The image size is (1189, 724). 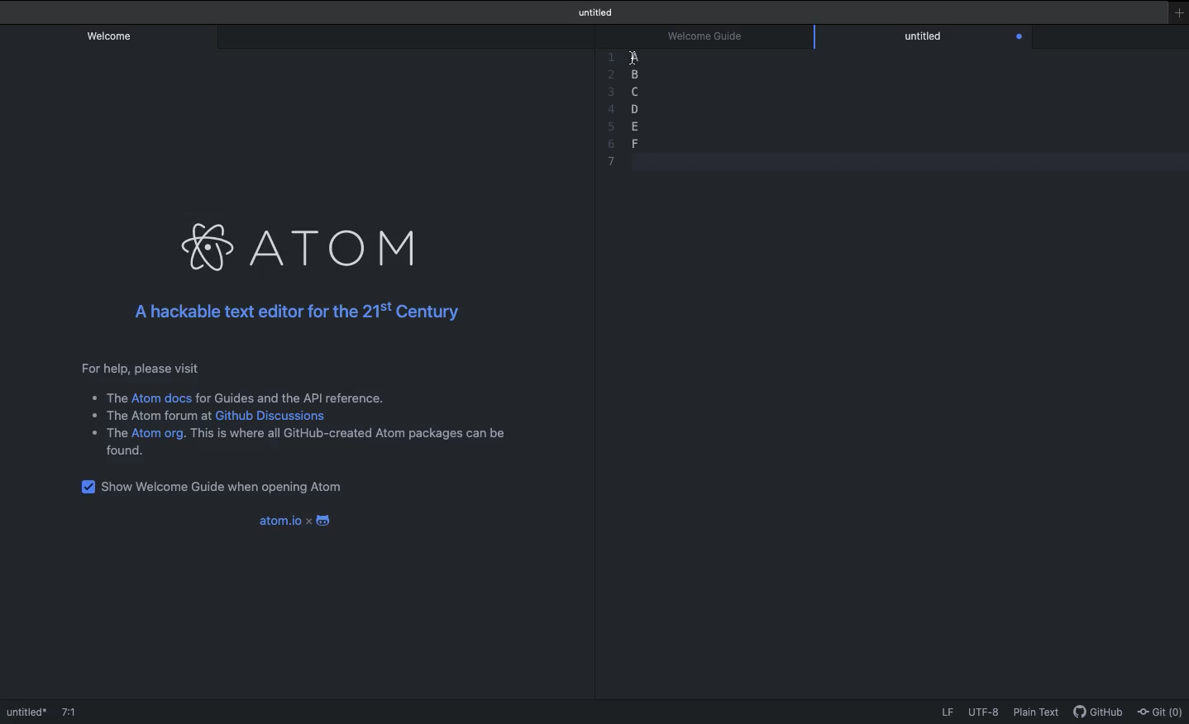 I want to click on Welcome guide, so click(x=706, y=37).